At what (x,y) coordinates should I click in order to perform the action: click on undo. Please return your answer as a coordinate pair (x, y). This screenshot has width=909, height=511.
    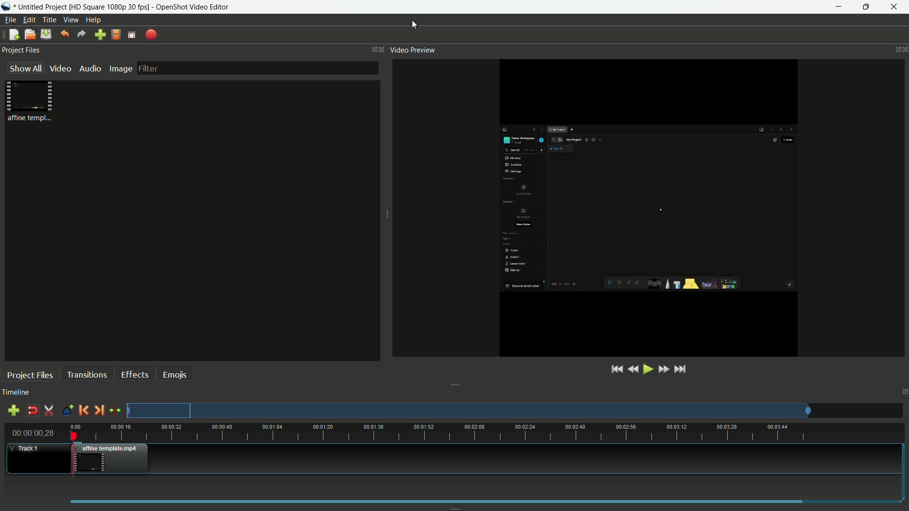
    Looking at the image, I should click on (64, 34).